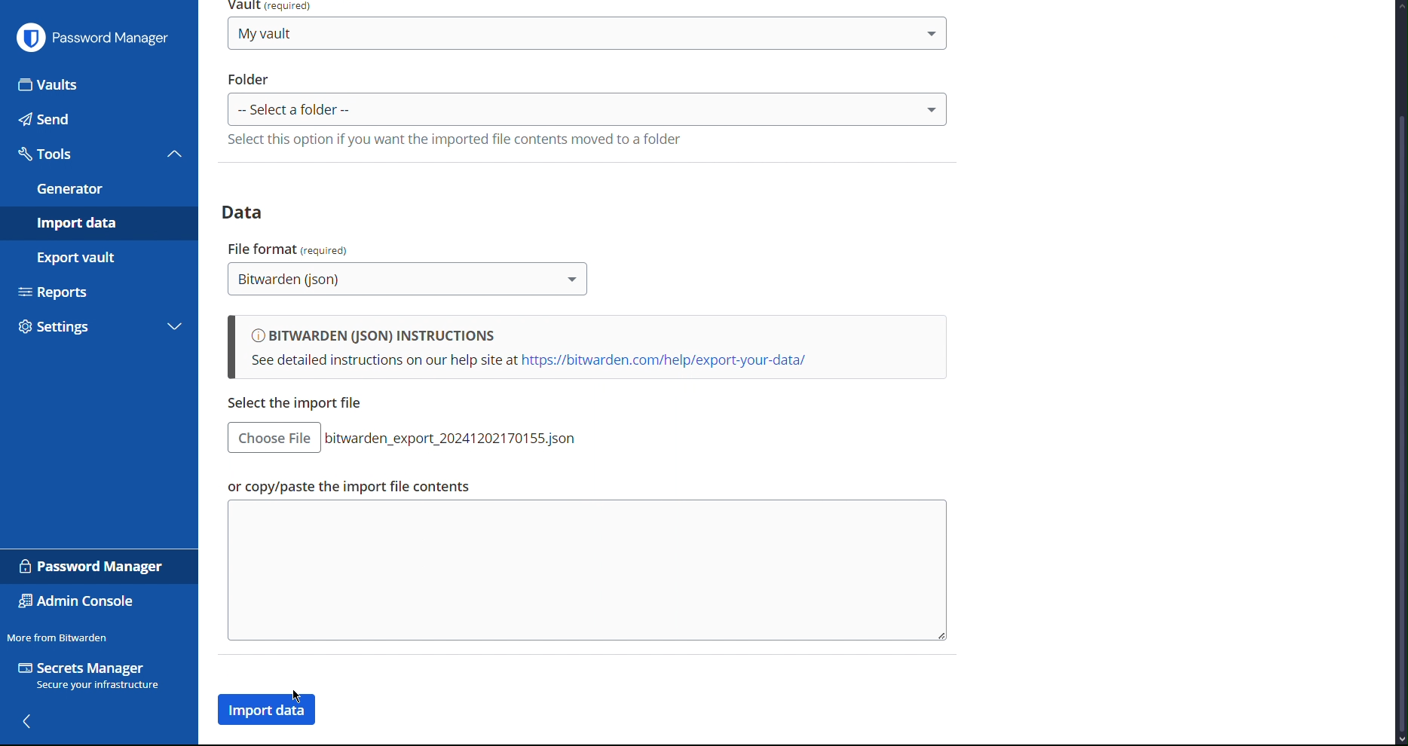  Describe the element at coordinates (588, 109) in the screenshot. I see `select Folder` at that location.